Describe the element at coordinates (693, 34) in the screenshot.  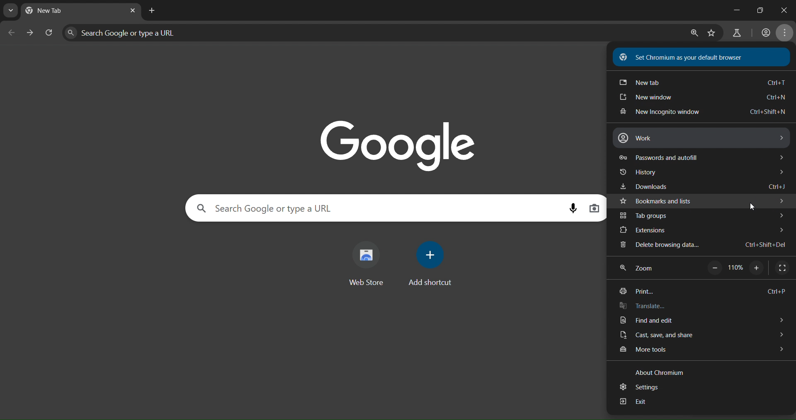
I see `zoom in` at that location.